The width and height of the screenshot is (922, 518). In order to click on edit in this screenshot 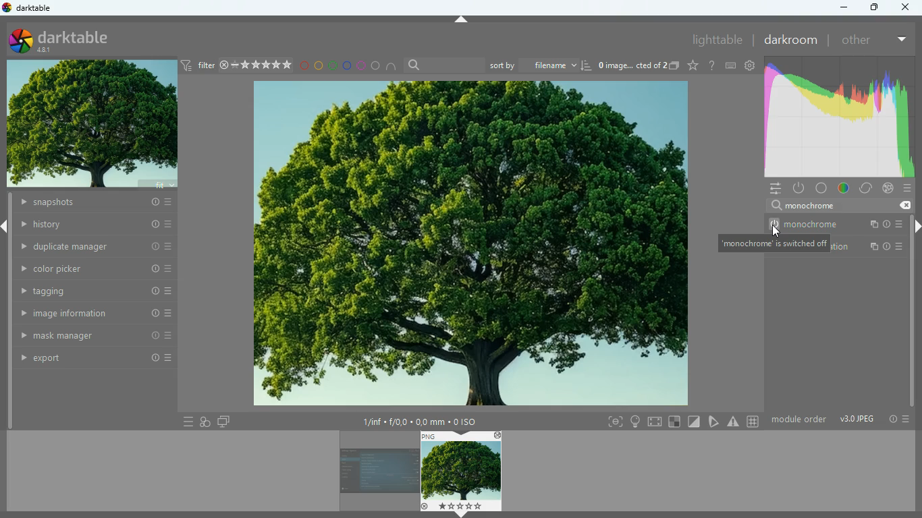, I will do `click(715, 422)`.